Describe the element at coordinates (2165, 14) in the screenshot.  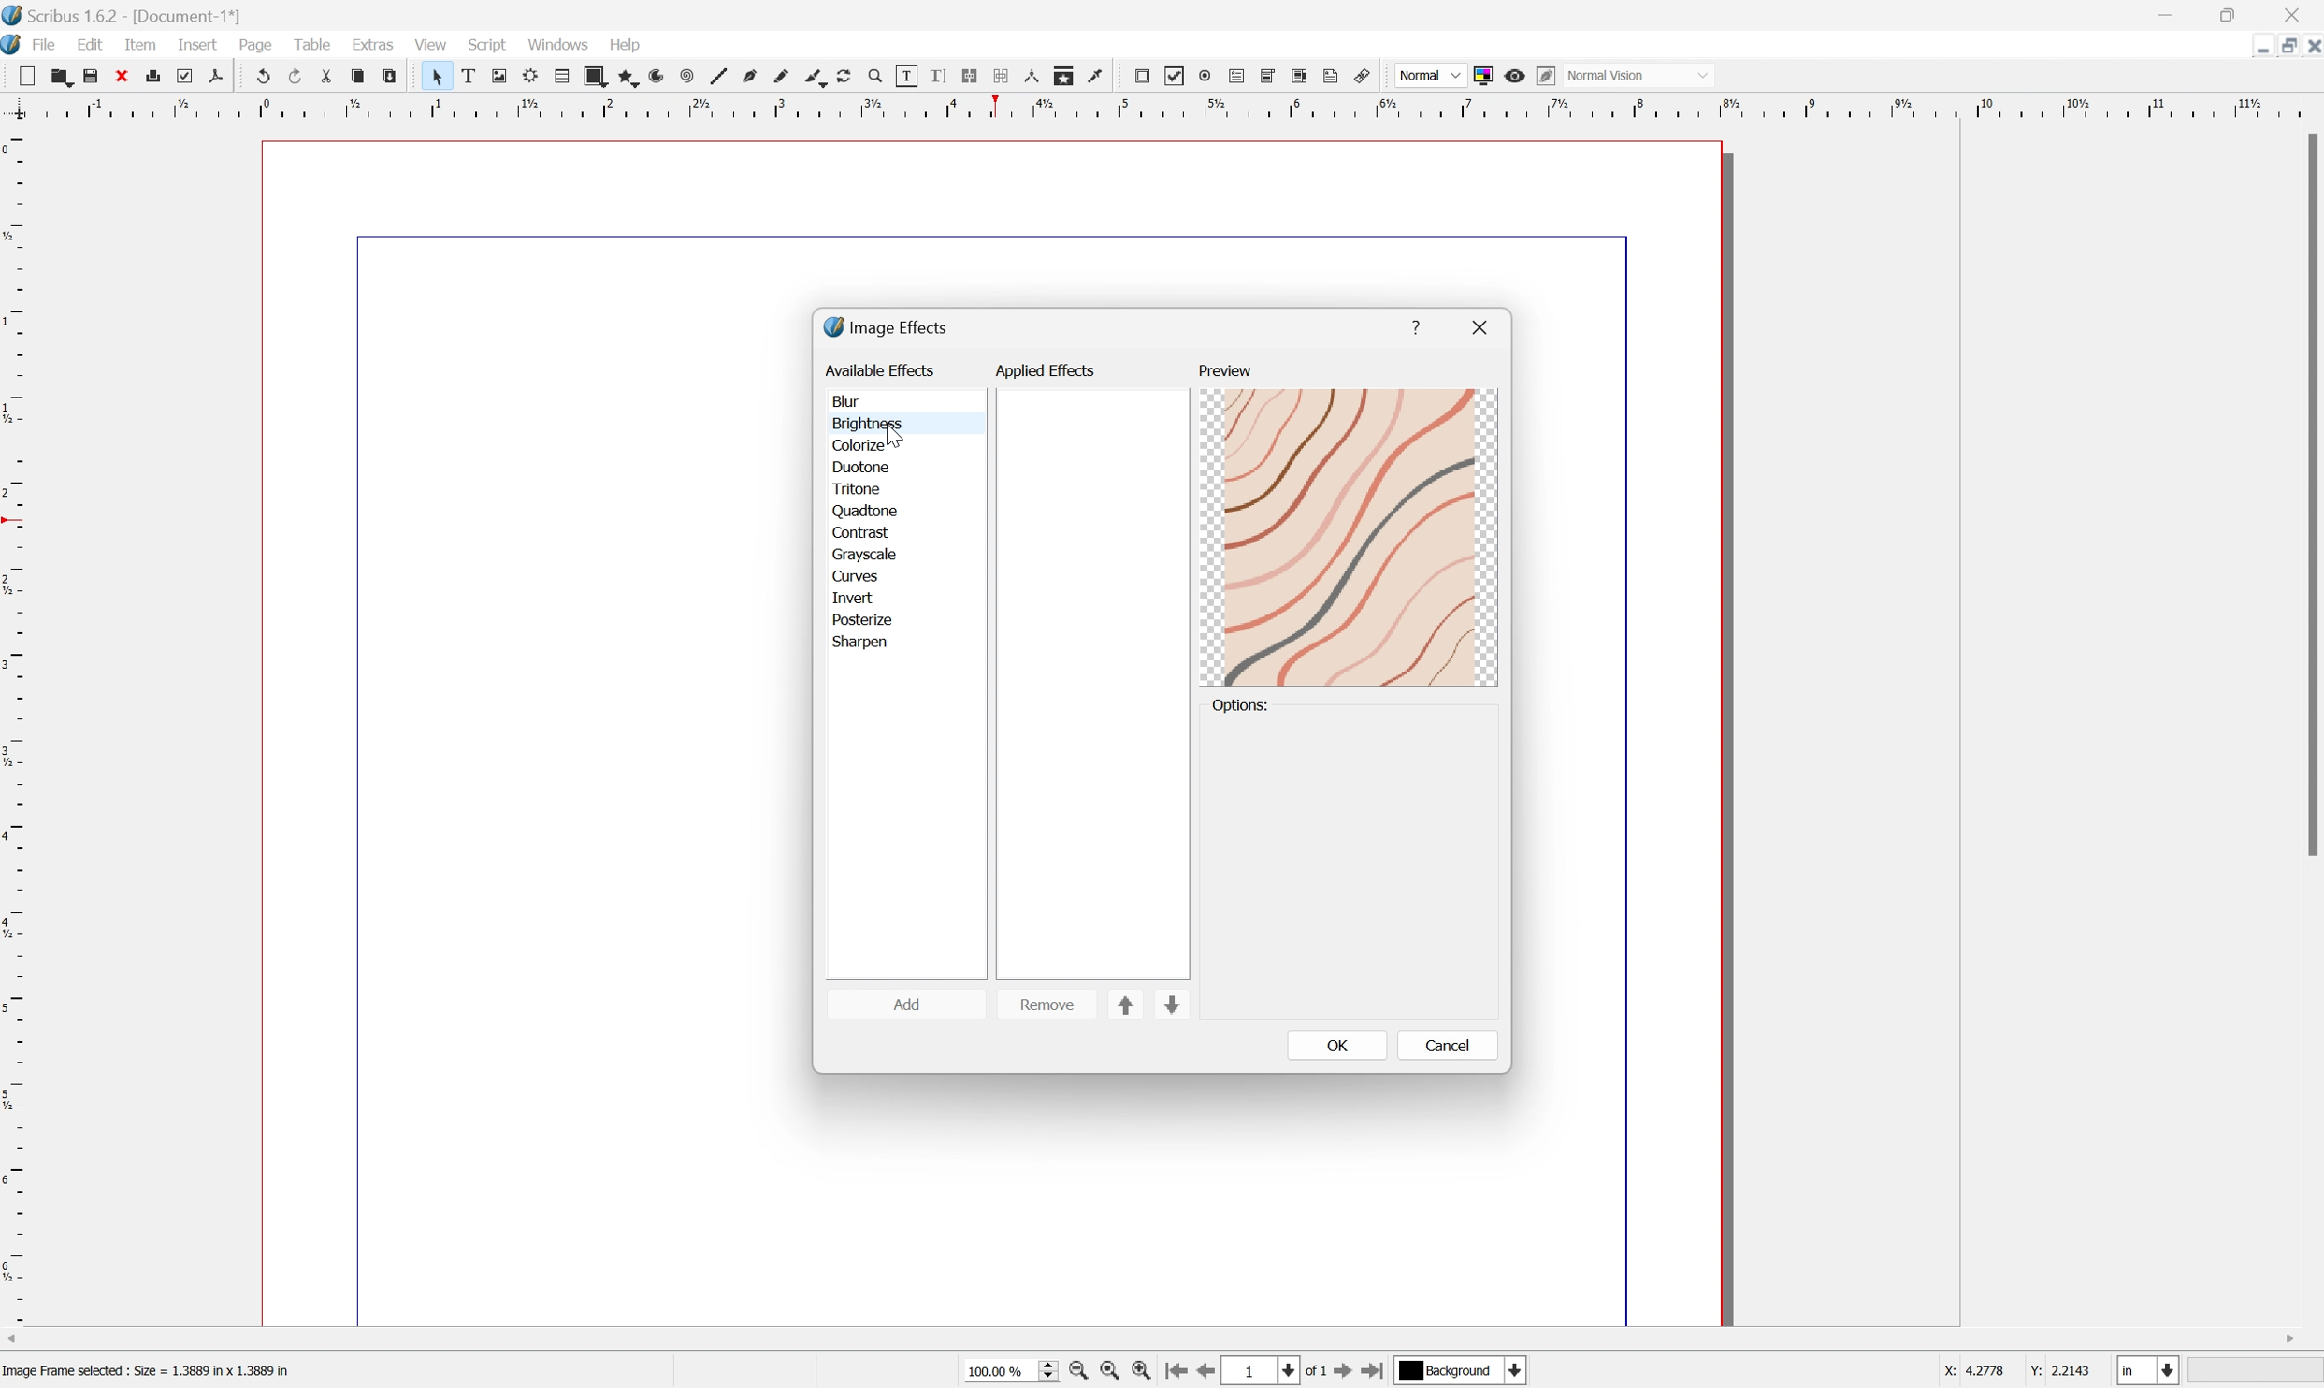
I see `Minimize` at that location.